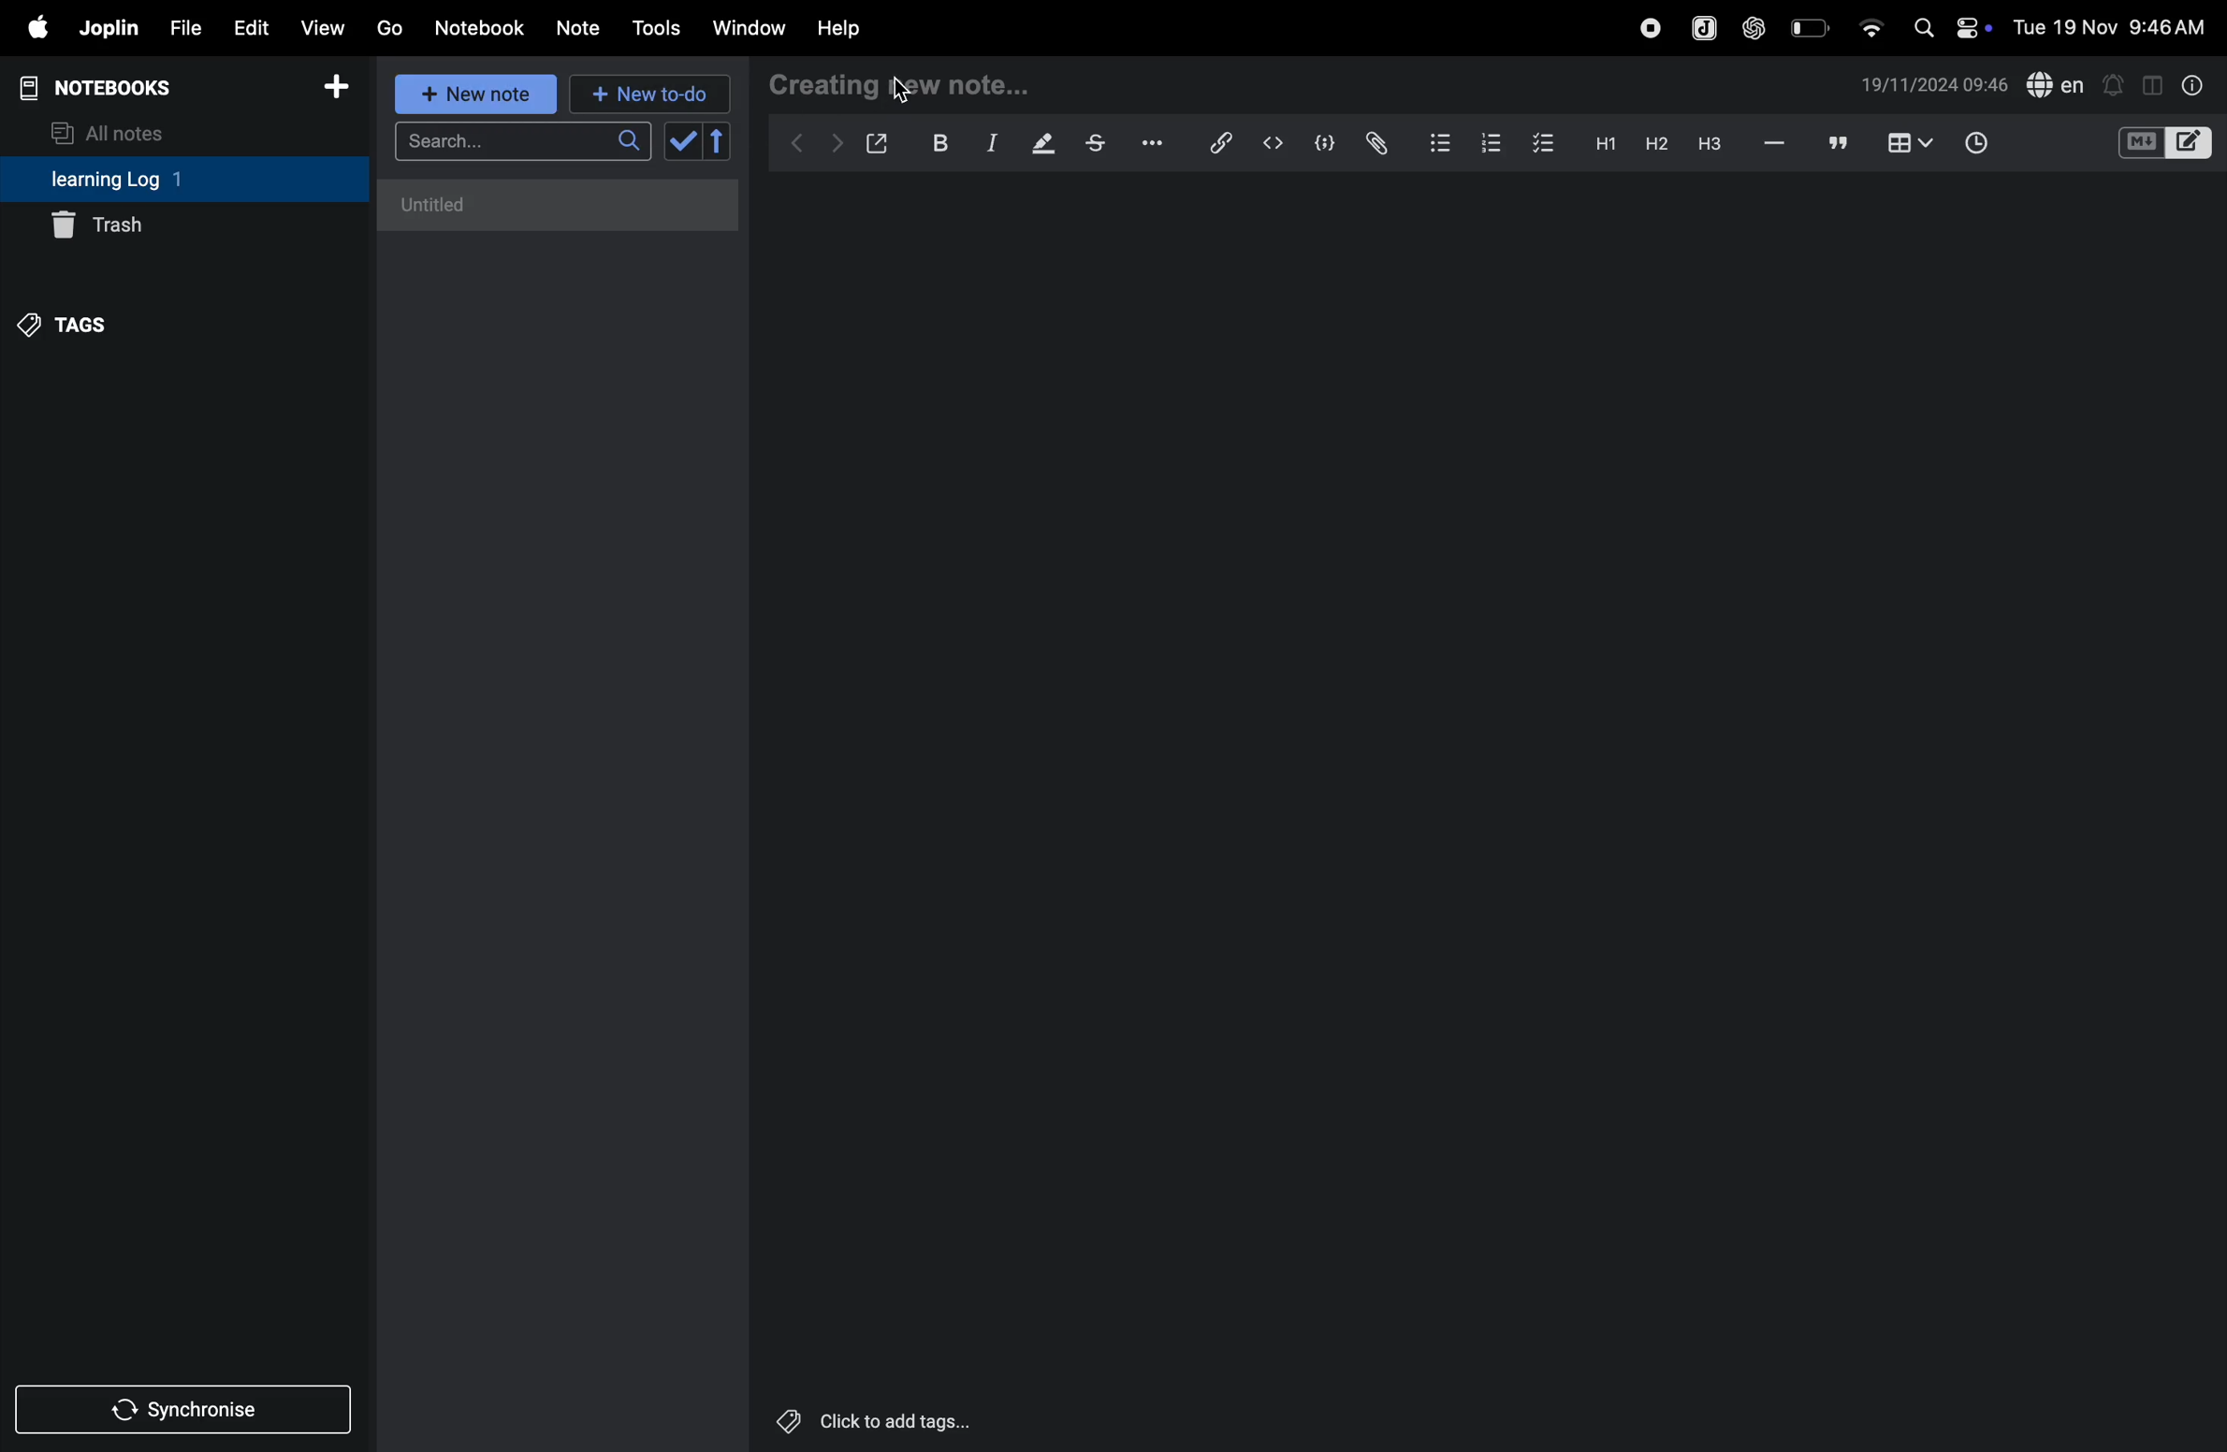  What do you see at coordinates (187, 1411) in the screenshot?
I see `synchronise` at bounding box center [187, 1411].